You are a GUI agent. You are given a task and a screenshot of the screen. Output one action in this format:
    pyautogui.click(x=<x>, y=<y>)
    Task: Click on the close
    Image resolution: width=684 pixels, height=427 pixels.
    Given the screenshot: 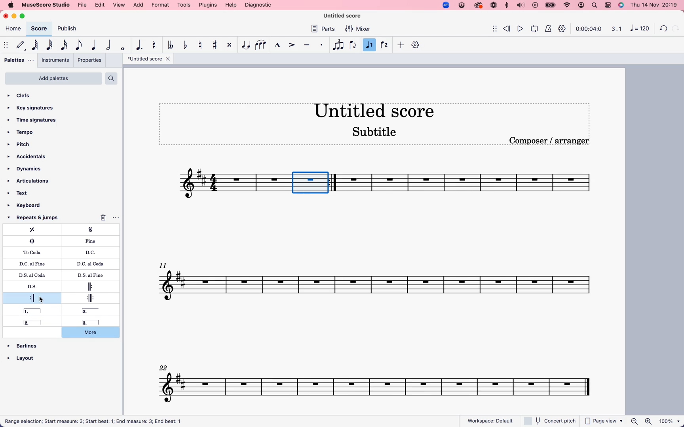 What is the action you would take?
    pyautogui.click(x=7, y=15)
    